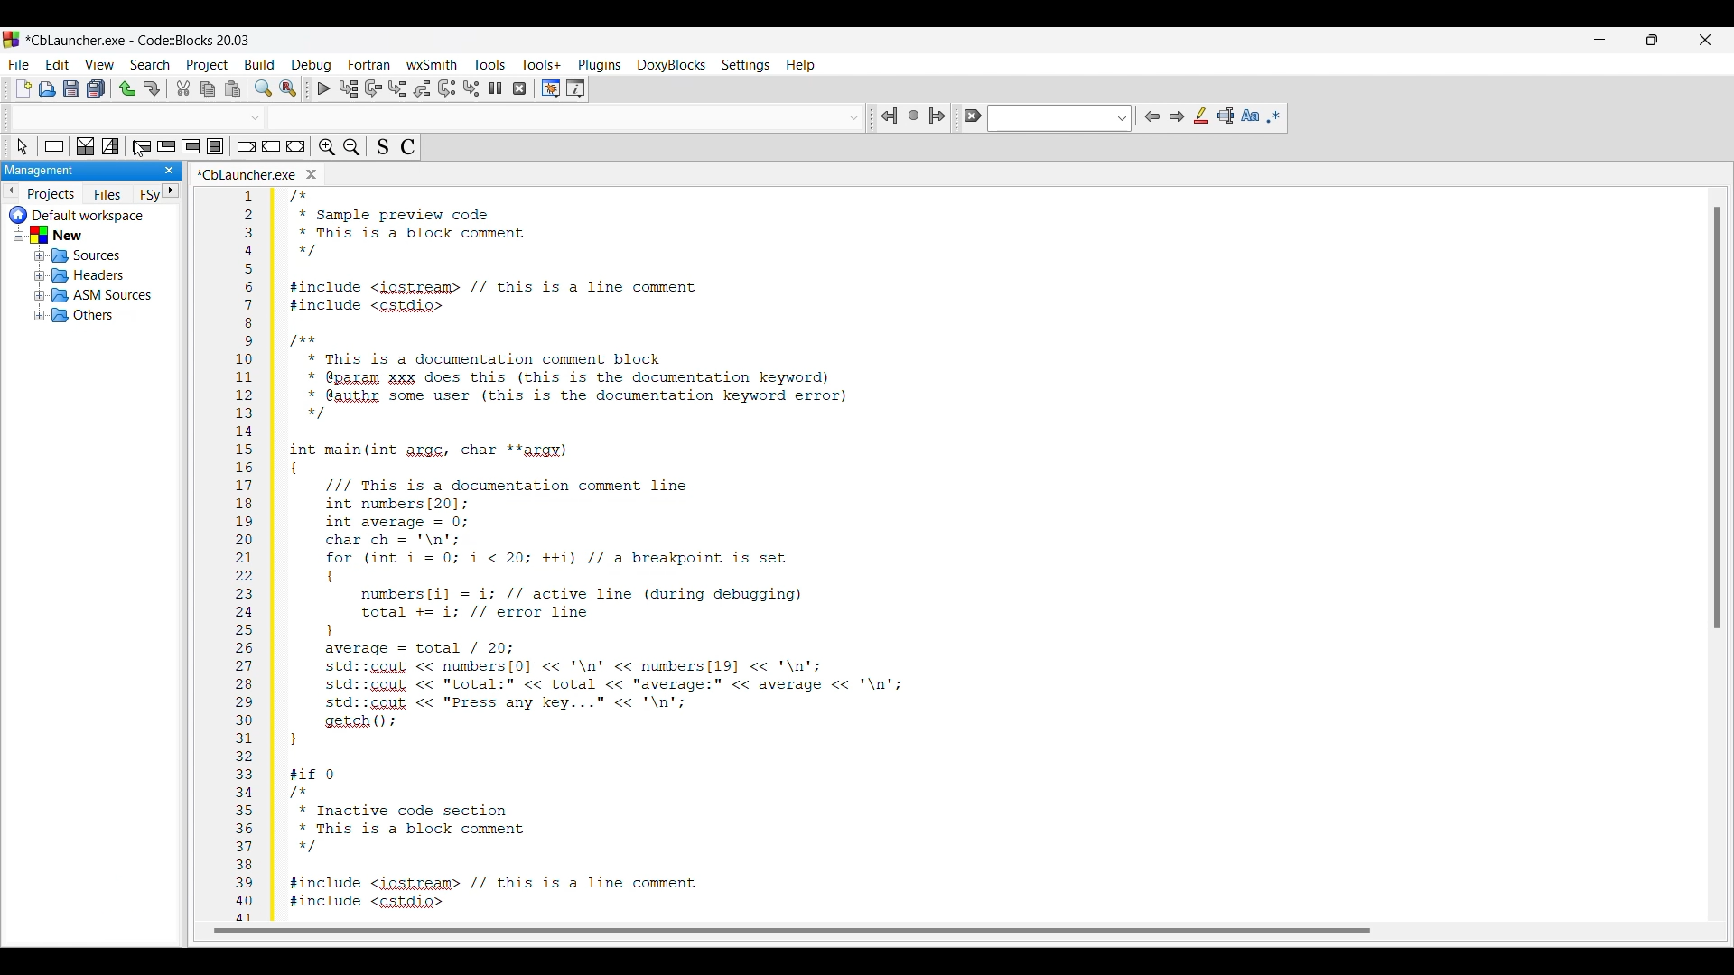 This screenshot has height=975, width=1734. I want to click on Show interface in smaller tab, so click(1652, 40).